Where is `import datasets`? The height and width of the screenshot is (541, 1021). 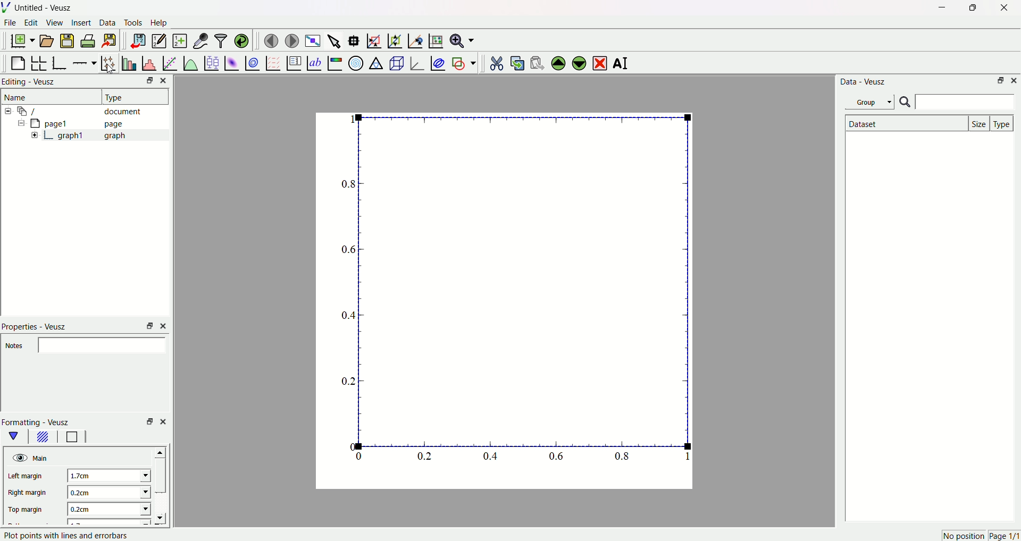
import datasets is located at coordinates (138, 40).